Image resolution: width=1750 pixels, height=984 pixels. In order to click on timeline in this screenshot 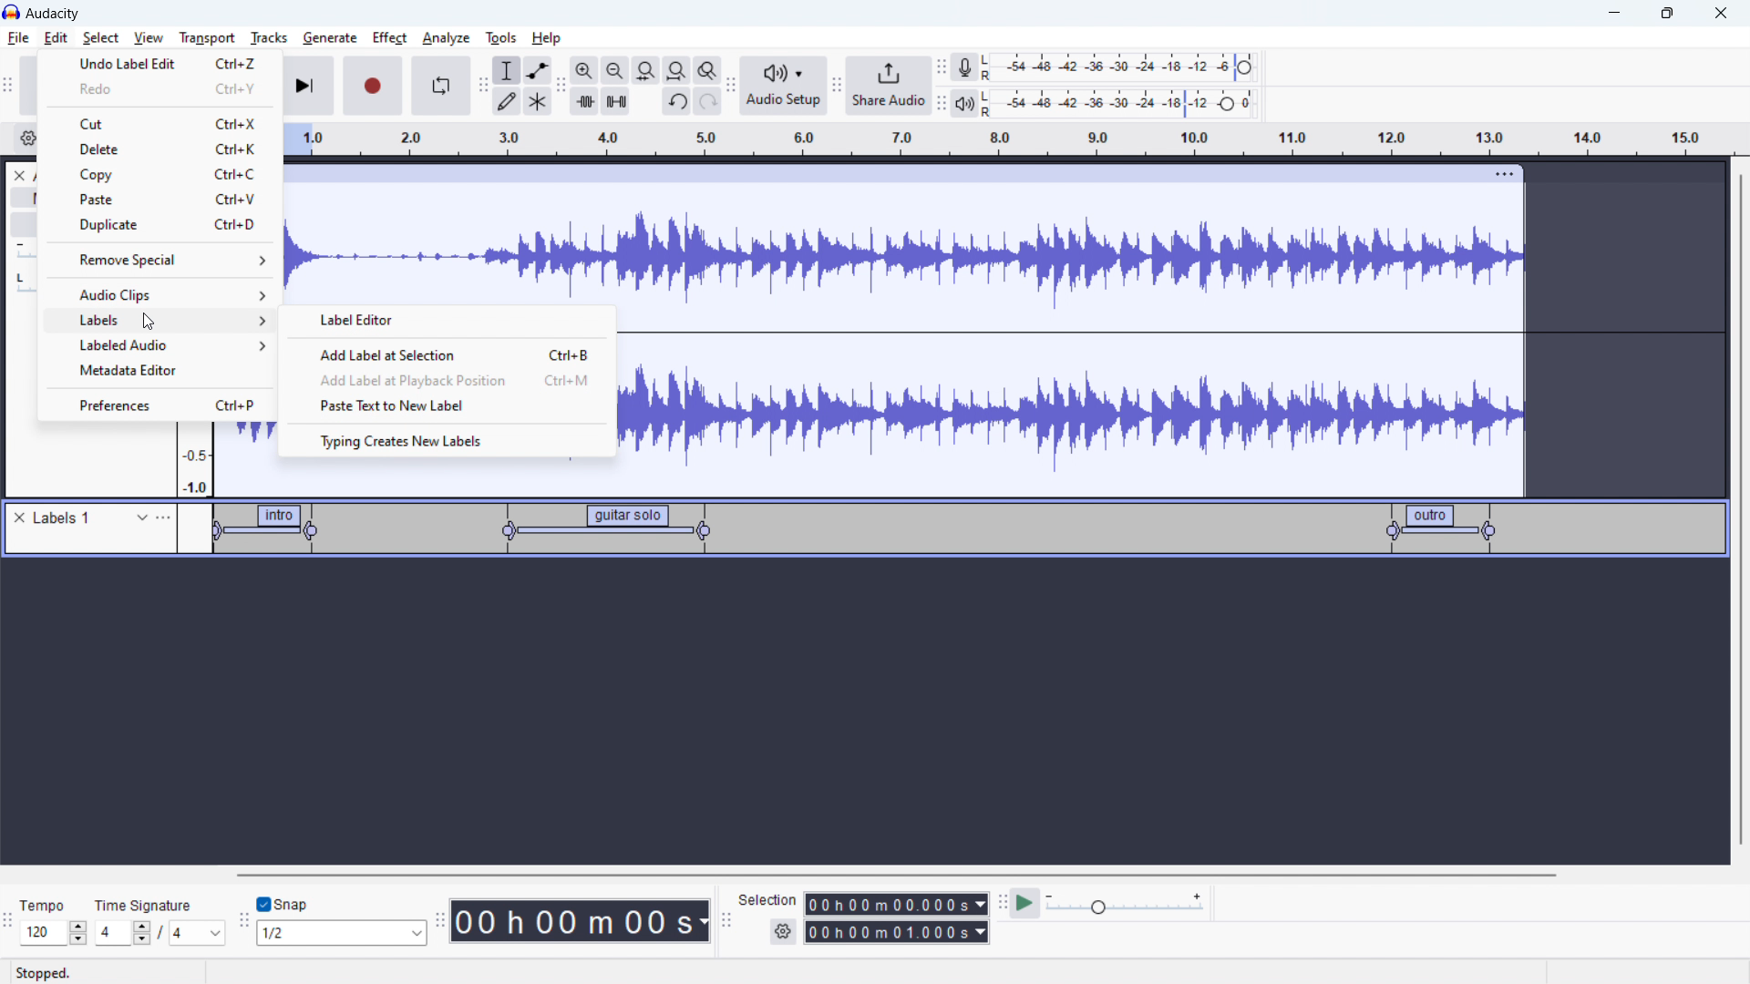, I will do `click(1008, 139)`.